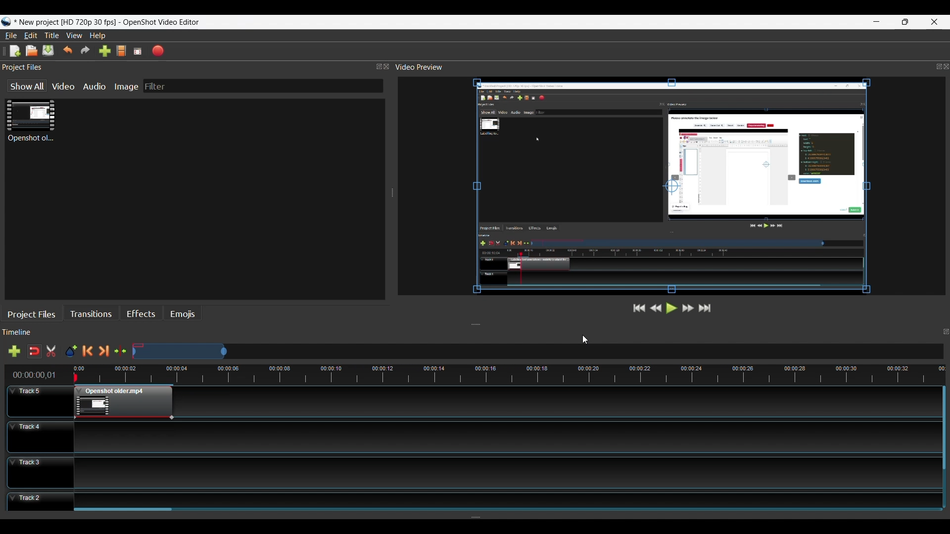  Describe the element at coordinates (53, 36) in the screenshot. I see `Title` at that location.